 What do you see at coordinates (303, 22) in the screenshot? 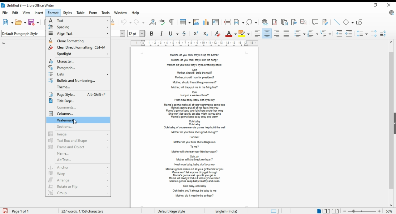
I see `insert cross-reference` at bounding box center [303, 22].